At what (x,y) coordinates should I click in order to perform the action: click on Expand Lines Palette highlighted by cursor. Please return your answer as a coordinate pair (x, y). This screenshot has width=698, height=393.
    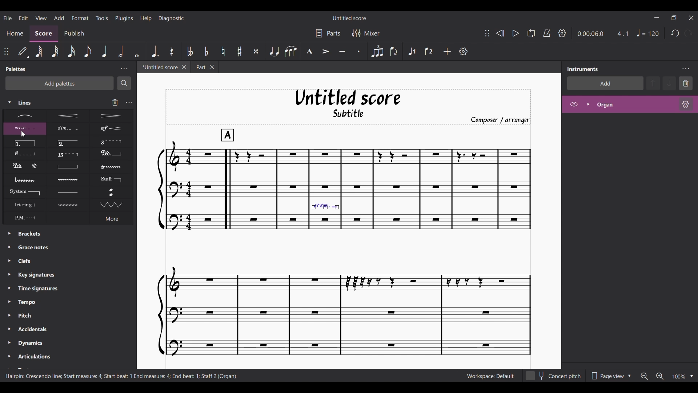
    Looking at the image, I should click on (10, 102).